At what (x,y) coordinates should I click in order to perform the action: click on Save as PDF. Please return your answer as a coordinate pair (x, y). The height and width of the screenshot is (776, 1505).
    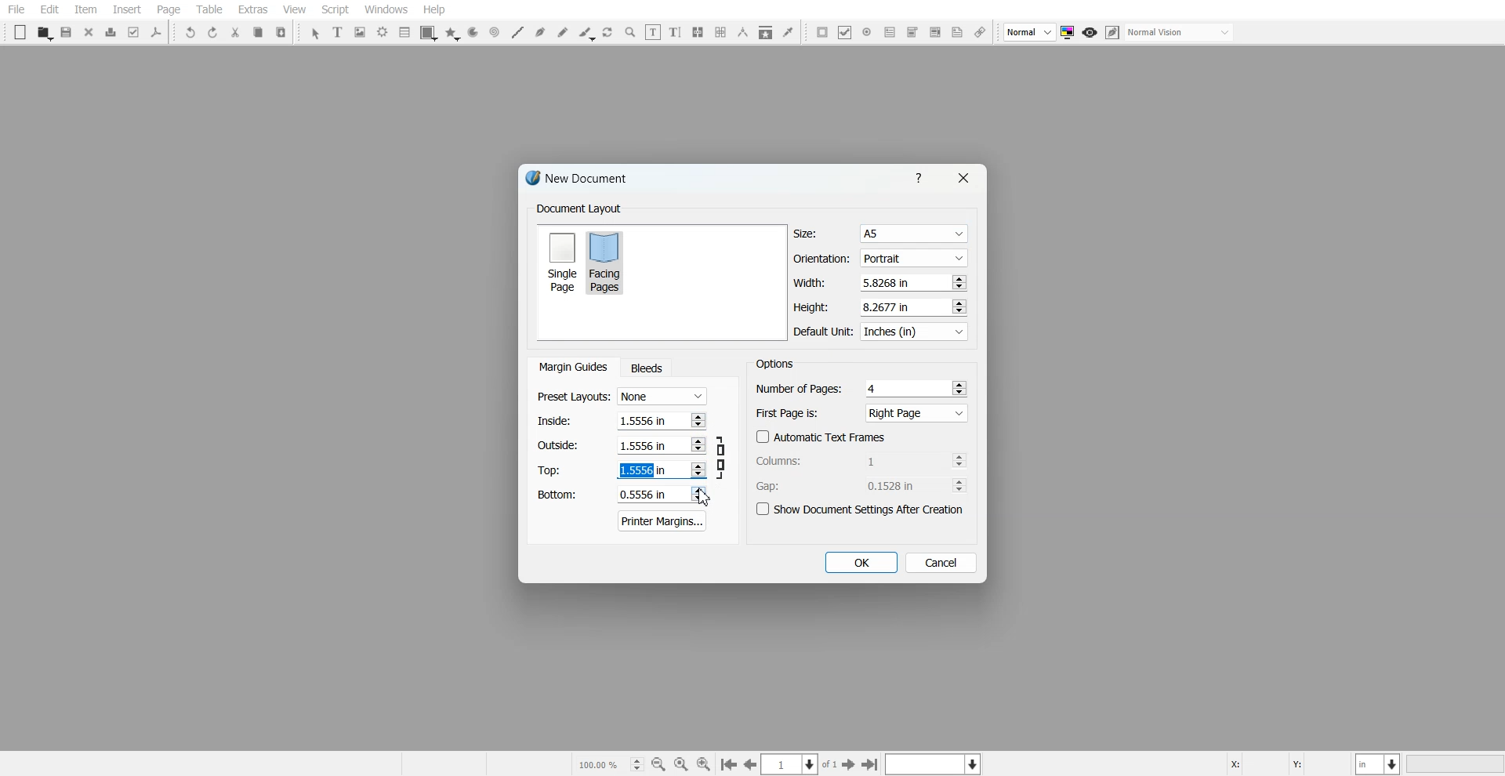
    Looking at the image, I should click on (157, 32).